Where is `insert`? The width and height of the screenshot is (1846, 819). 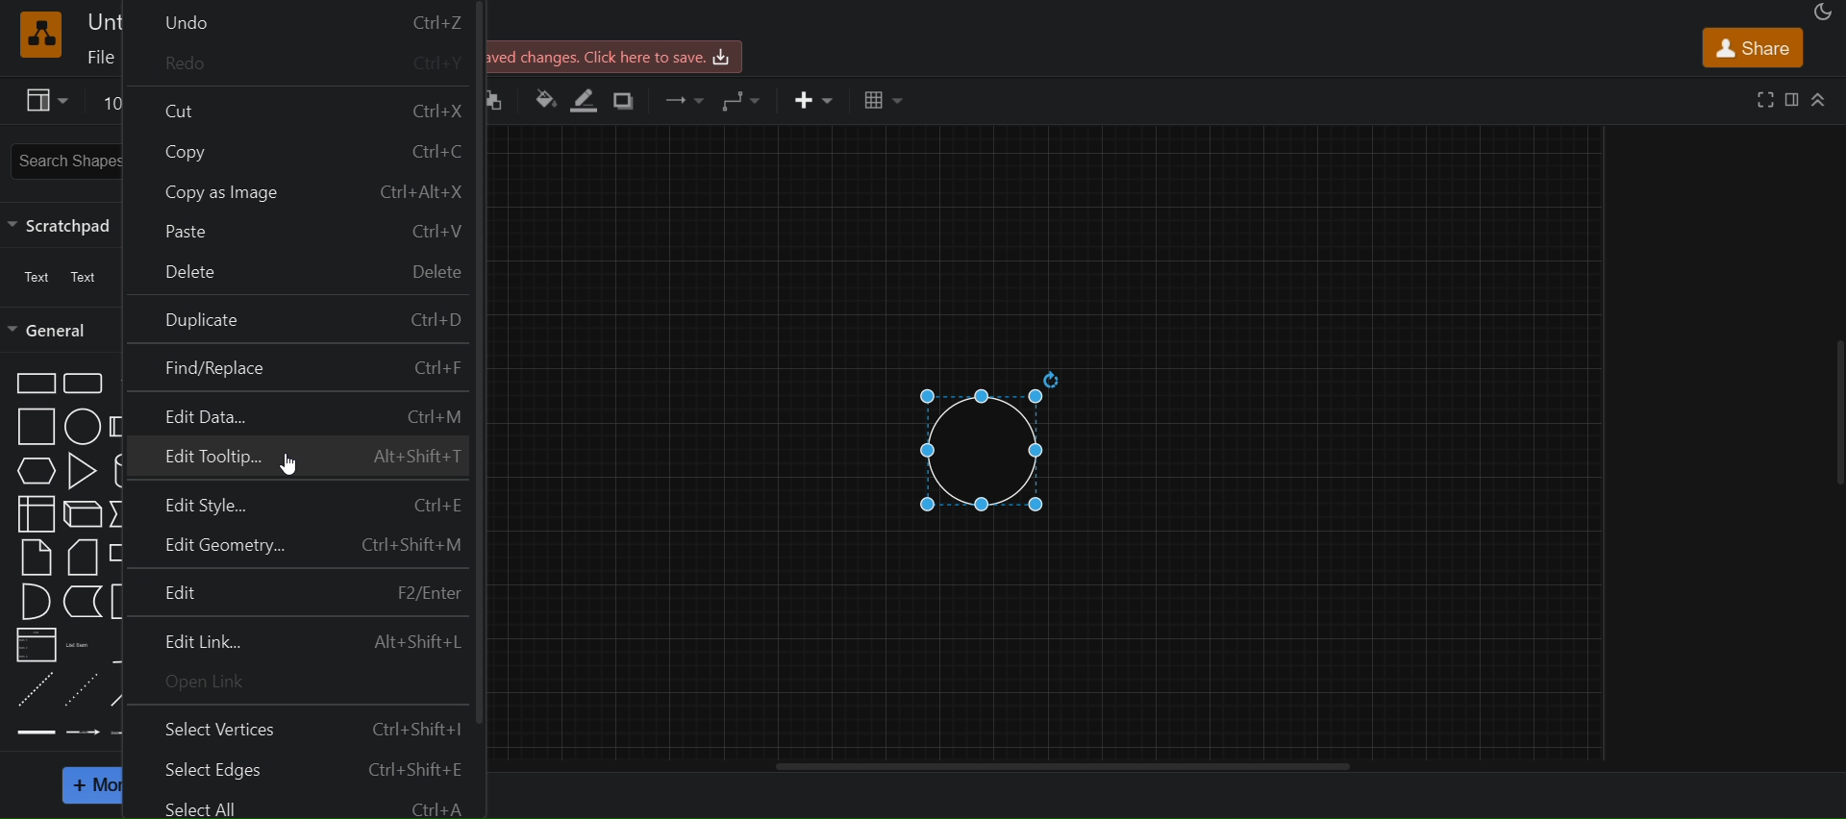 insert is located at coordinates (811, 98).